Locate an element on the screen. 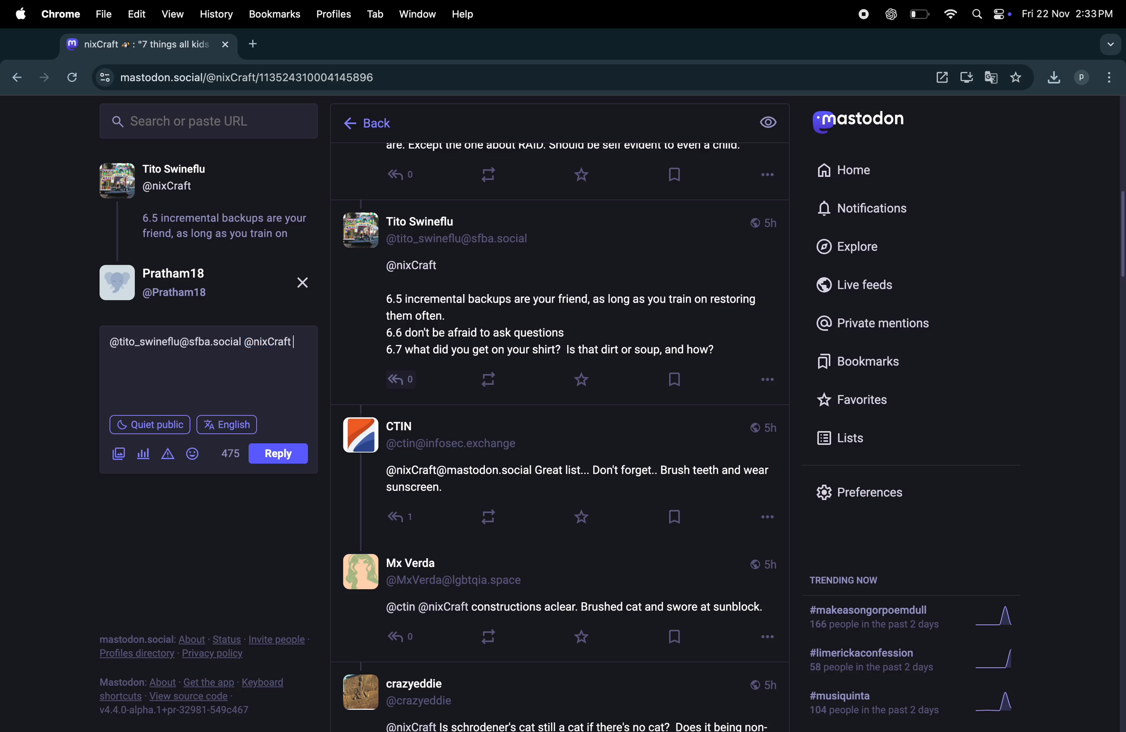  Tito Swineflu @nixCraft is located at coordinates (198, 177).